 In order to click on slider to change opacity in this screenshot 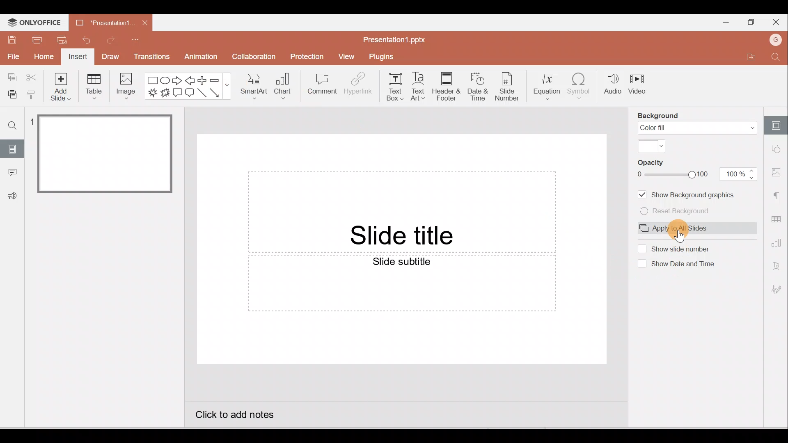, I will do `click(673, 174)`.